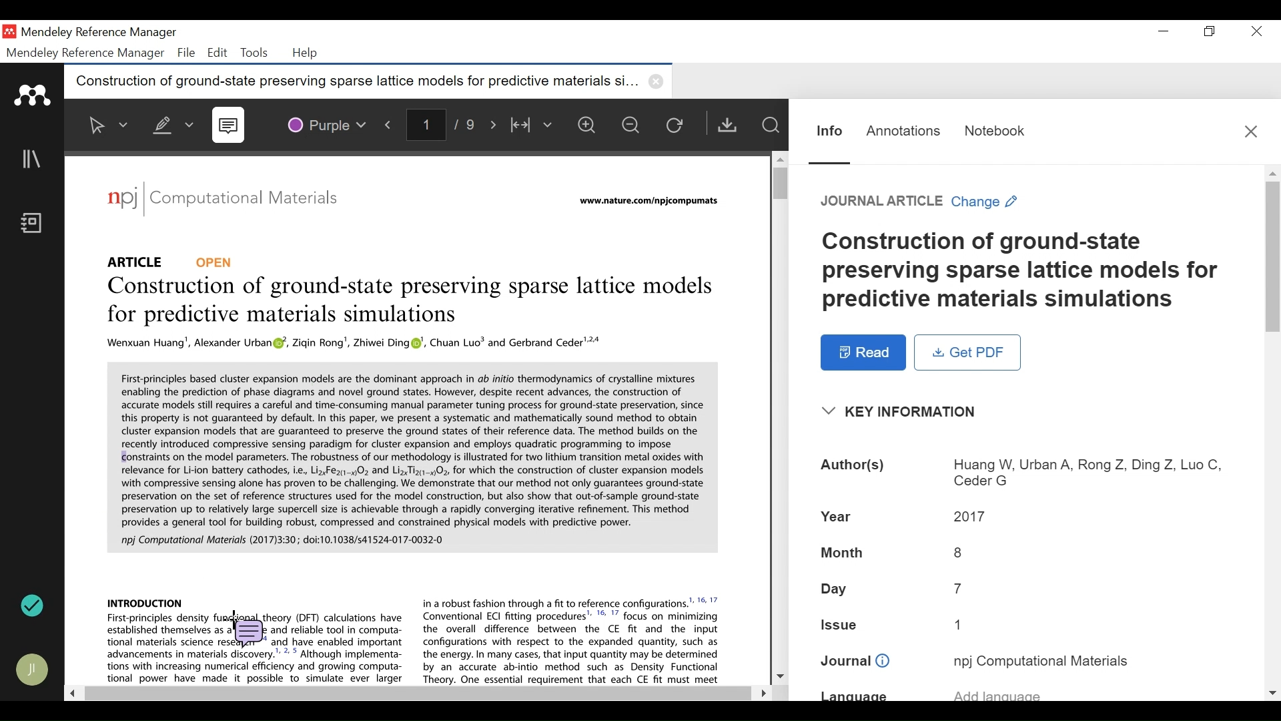  What do you see at coordinates (921, 202) in the screenshot?
I see `Change Reference type` at bounding box center [921, 202].